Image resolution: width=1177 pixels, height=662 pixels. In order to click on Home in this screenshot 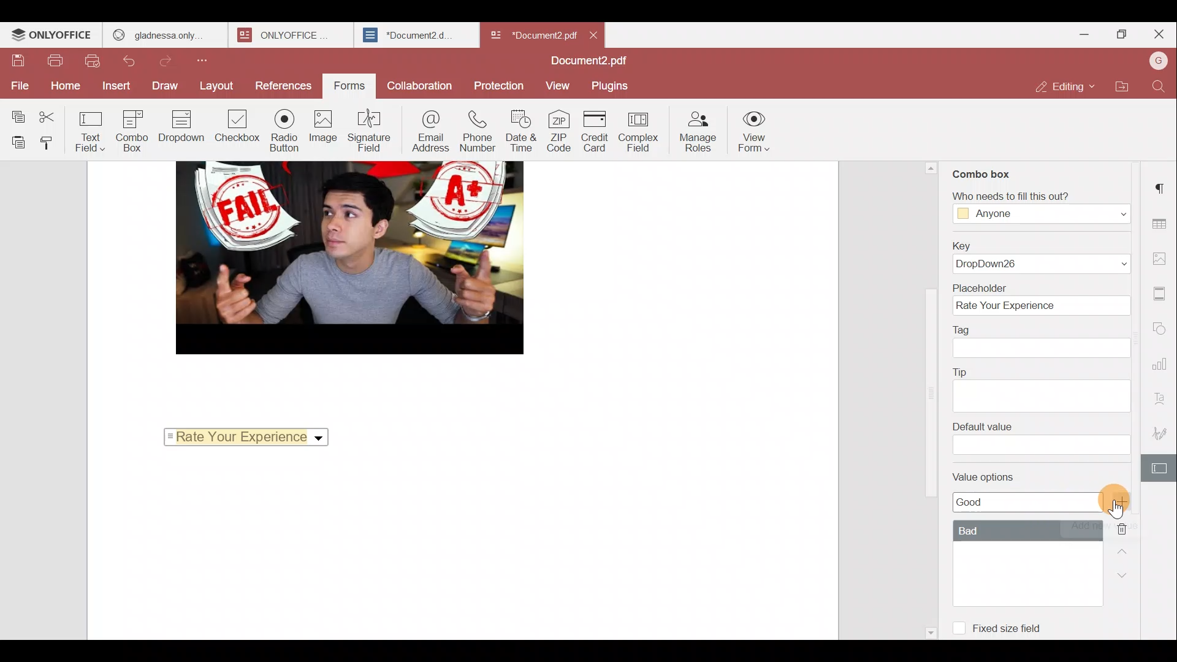, I will do `click(62, 87)`.